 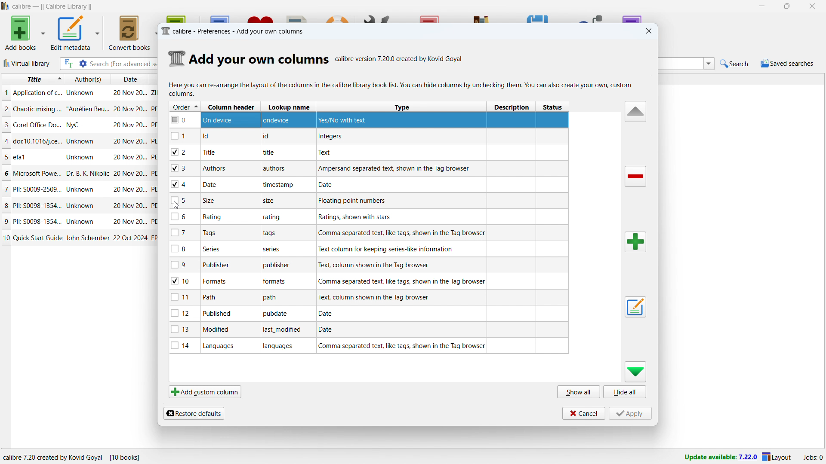 What do you see at coordinates (5, 205) in the screenshot?
I see `8` at bounding box center [5, 205].